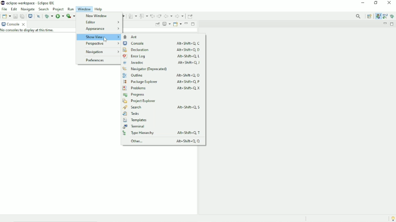  Describe the element at coordinates (58, 9) in the screenshot. I see `Project` at that location.